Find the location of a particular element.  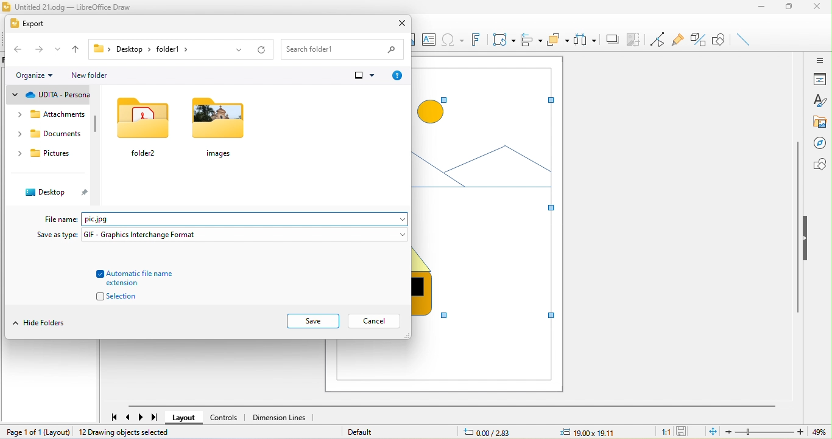

file name is located at coordinates (61, 219).